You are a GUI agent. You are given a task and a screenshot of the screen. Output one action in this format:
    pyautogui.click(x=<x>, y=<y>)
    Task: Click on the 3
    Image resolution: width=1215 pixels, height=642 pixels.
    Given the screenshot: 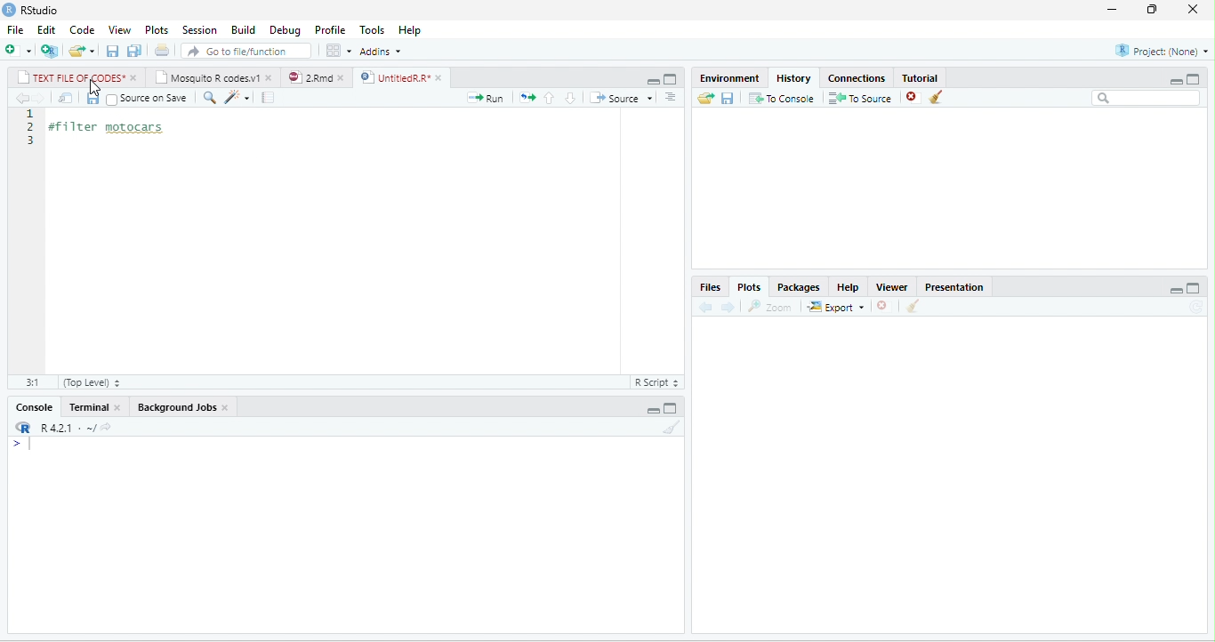 What is the action you would take?
    pyautogui.click(x=32, y=140)
    